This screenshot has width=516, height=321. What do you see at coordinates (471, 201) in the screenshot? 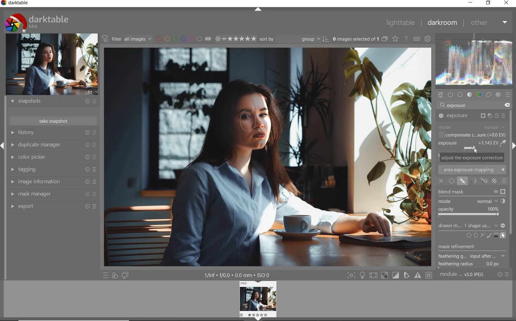
I see `MODE` at bounding box center [471, 201].